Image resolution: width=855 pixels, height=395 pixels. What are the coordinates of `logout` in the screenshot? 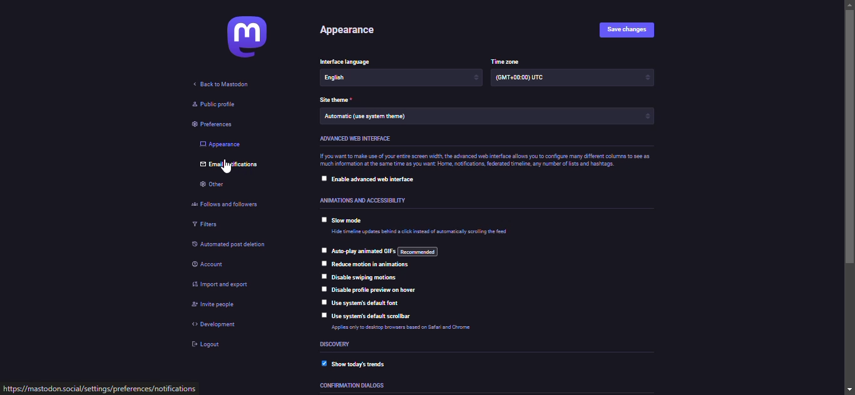 It's located at (206, 346).